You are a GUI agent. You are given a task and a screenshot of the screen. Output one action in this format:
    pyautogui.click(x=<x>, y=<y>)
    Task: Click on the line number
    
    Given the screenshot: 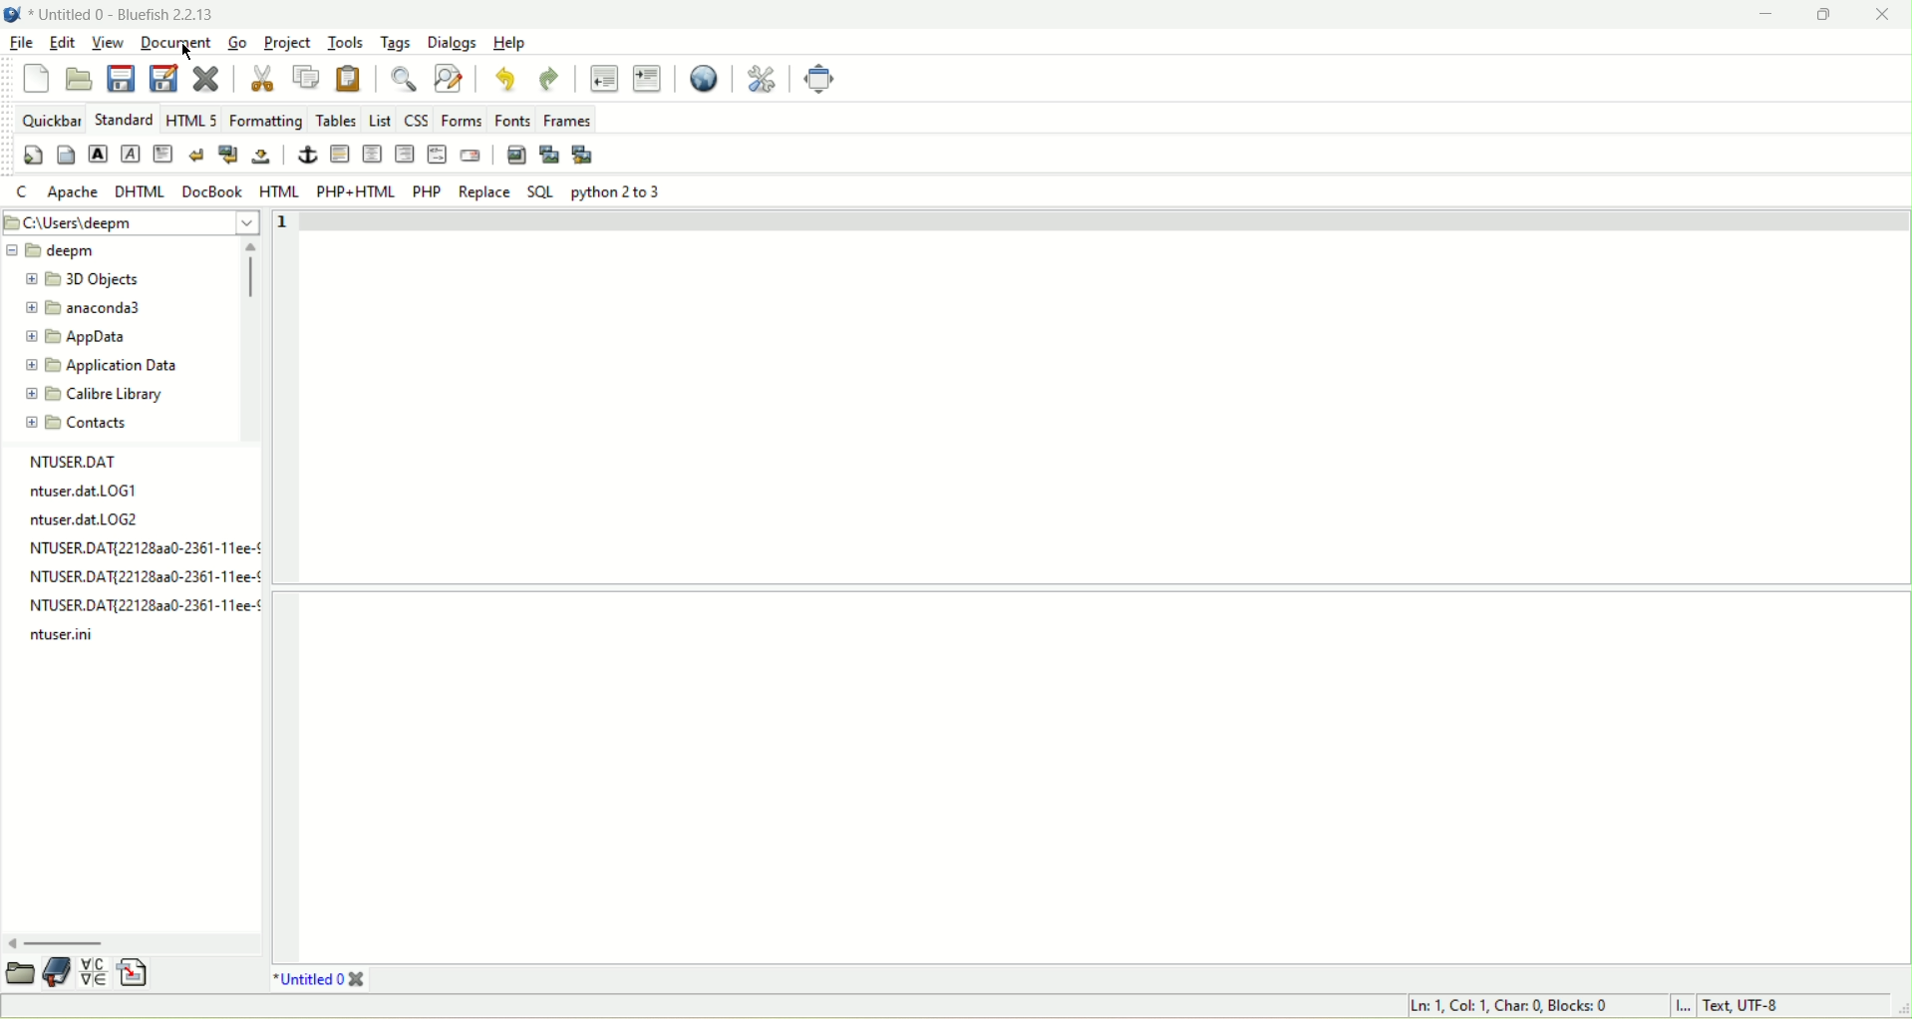 What is the action you would take?
    pyautogui.click(x=283, y=582)
    